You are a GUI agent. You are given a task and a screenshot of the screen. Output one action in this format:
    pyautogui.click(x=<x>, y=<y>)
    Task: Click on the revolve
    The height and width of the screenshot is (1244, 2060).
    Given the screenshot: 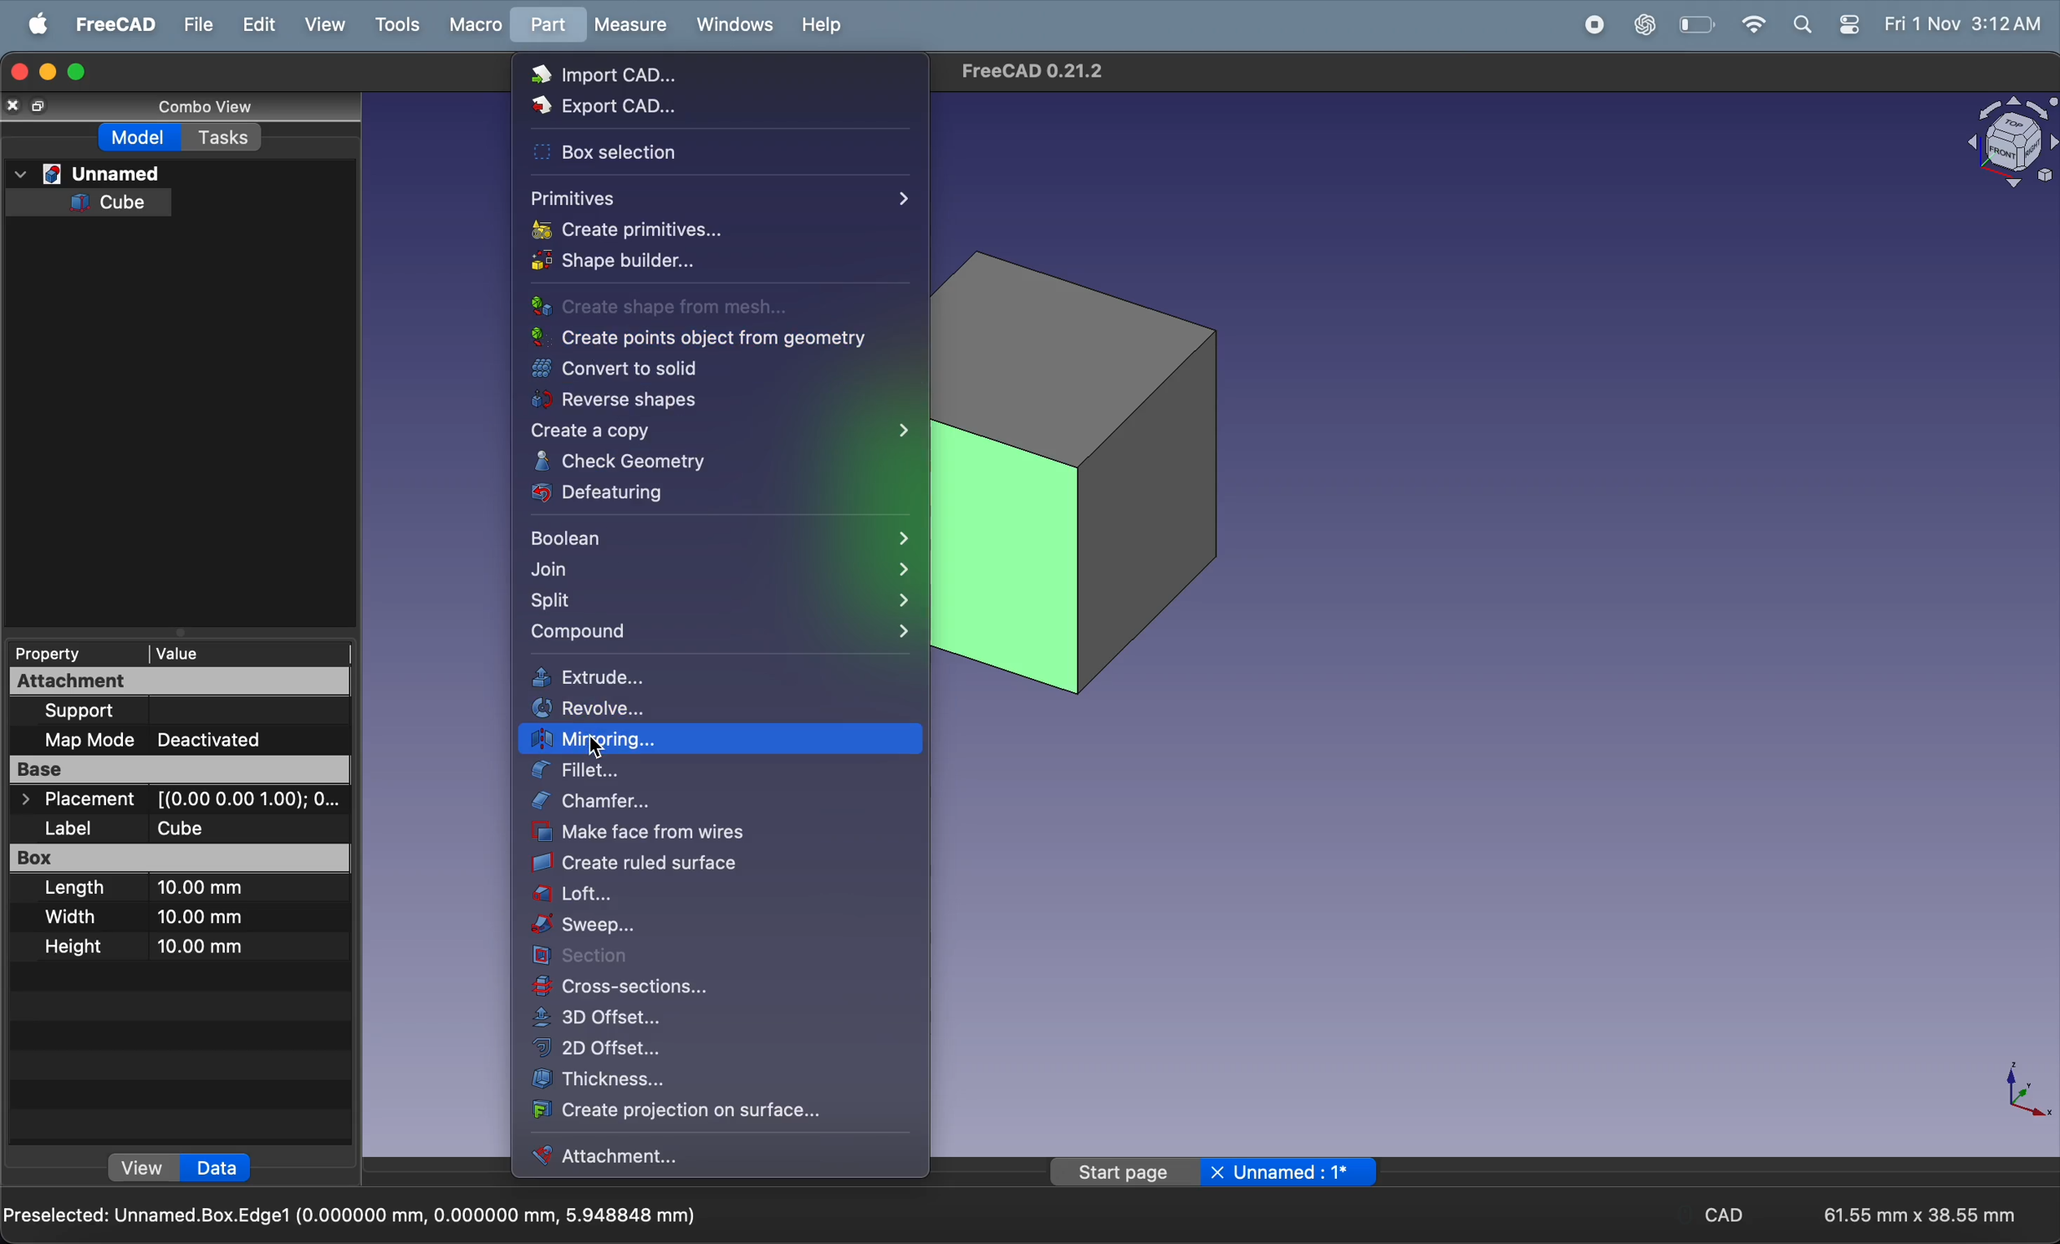 What is the action you would take?
    pyautogui.click(x=704, y=710)
    